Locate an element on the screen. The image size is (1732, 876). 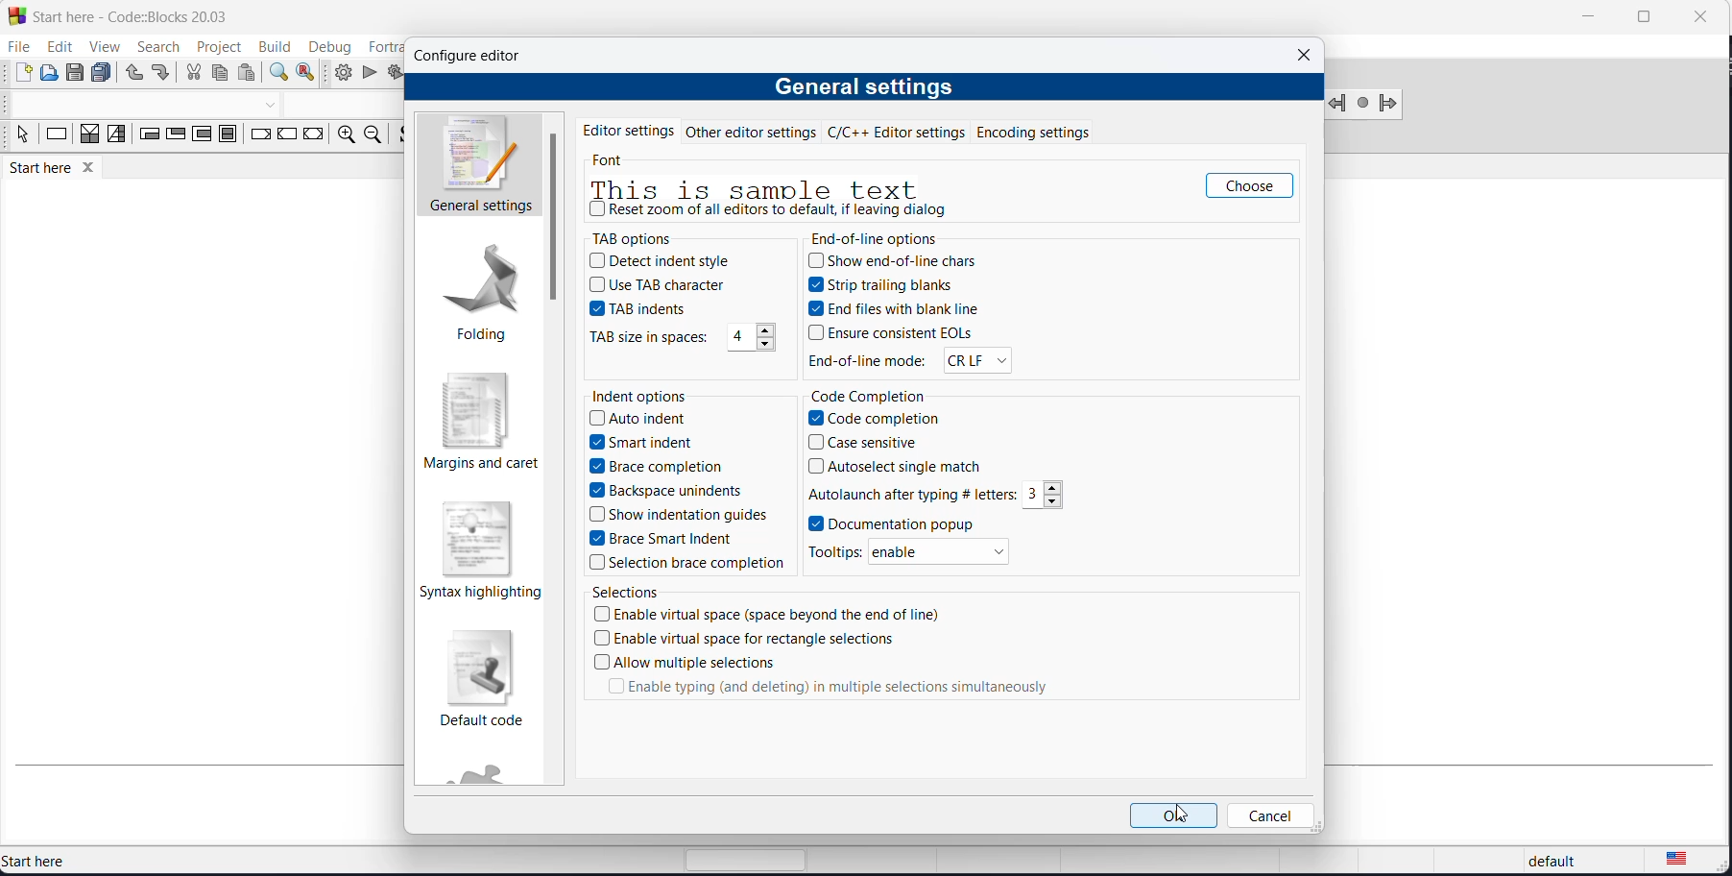
font is located at coordinates (613, 162).